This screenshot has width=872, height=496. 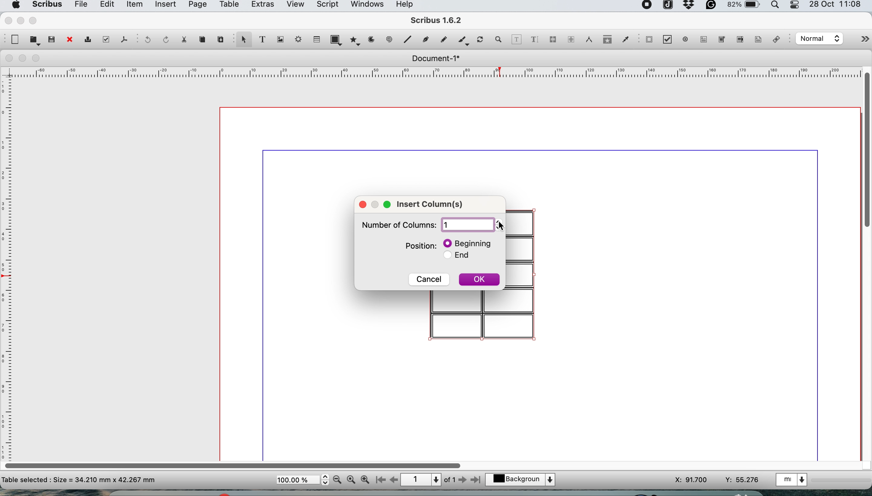 I want to click on close, so click(x=361, y=204).